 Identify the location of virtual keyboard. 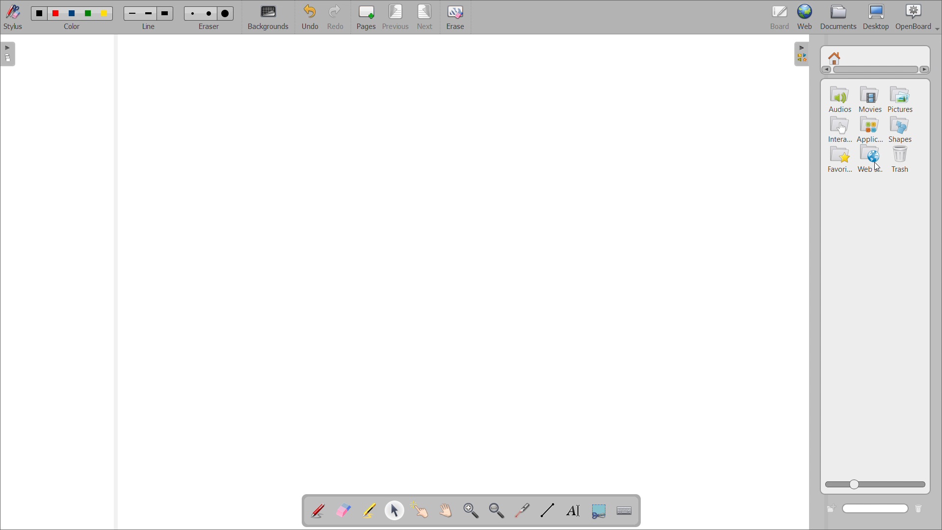
(625, 511).